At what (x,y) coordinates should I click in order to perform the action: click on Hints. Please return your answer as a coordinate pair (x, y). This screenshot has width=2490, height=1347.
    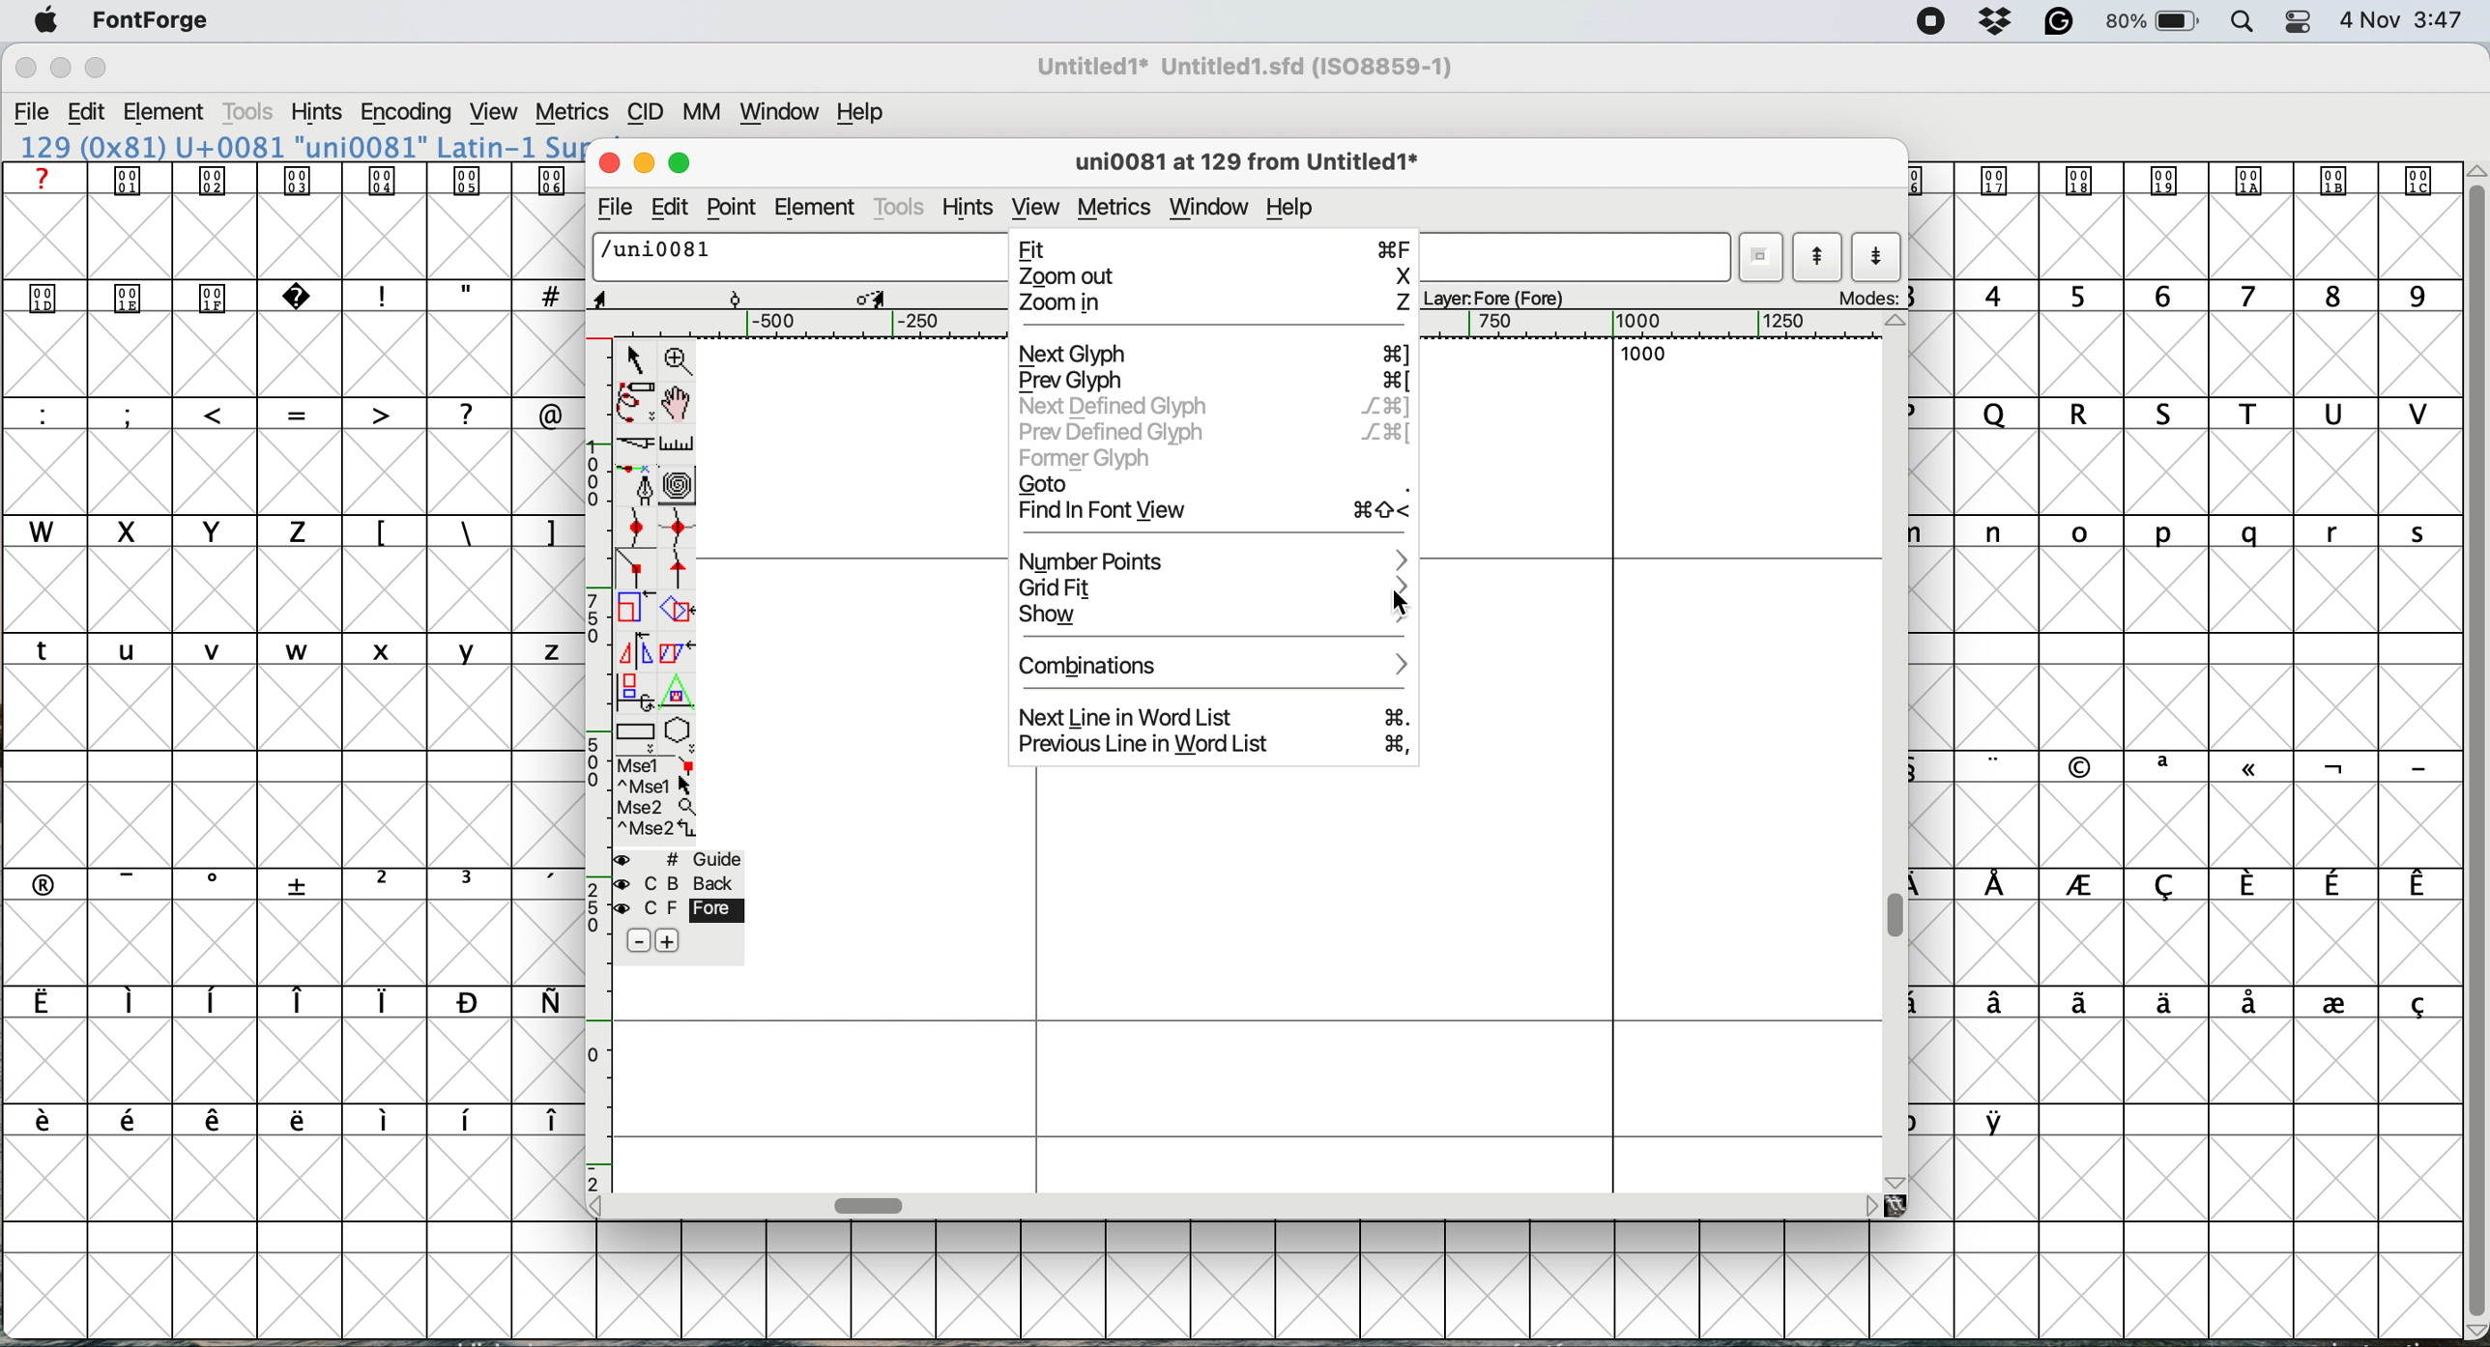
    Looking at the image, I should click on (317, 113).